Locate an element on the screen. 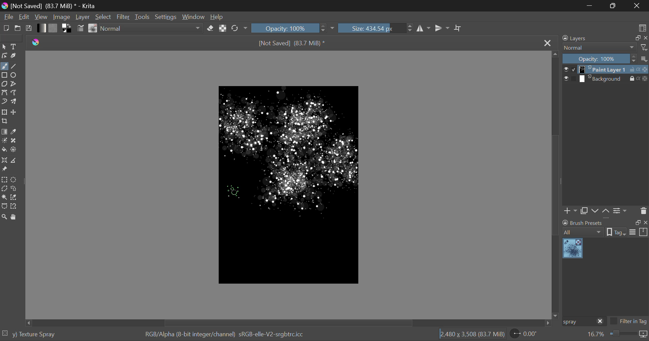 This screenshot has height=341, width=649. Crop Layer is located at coordinates (5, 122).